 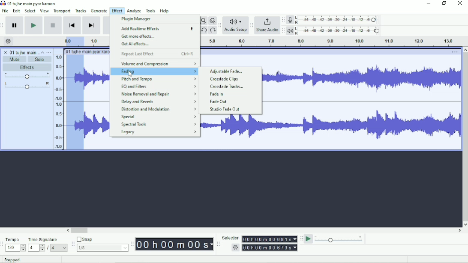 What do you see at coordinates (212, 21) in the screenshot?
I see `Zoom toggle` at bounding box center [212, 21].